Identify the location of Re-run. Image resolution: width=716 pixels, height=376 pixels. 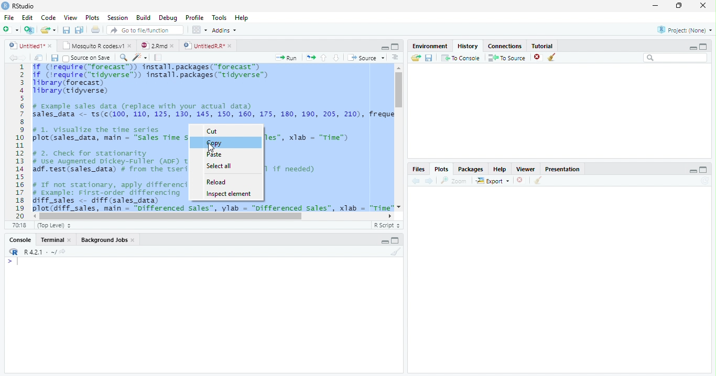
(310, 58).